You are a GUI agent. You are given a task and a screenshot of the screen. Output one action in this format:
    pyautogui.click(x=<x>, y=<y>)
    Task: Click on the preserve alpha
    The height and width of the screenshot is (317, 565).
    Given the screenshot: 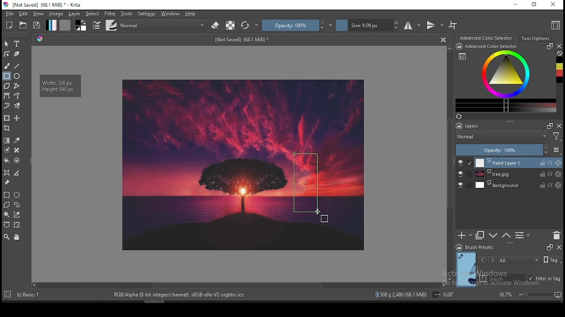 What is the action you would take?
    pyautogui.click(x=230, y=26)
    